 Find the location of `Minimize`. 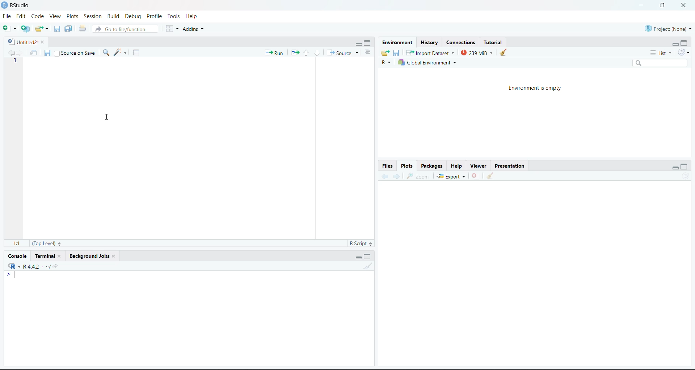

Minimize is located at coordinates (358, 257).